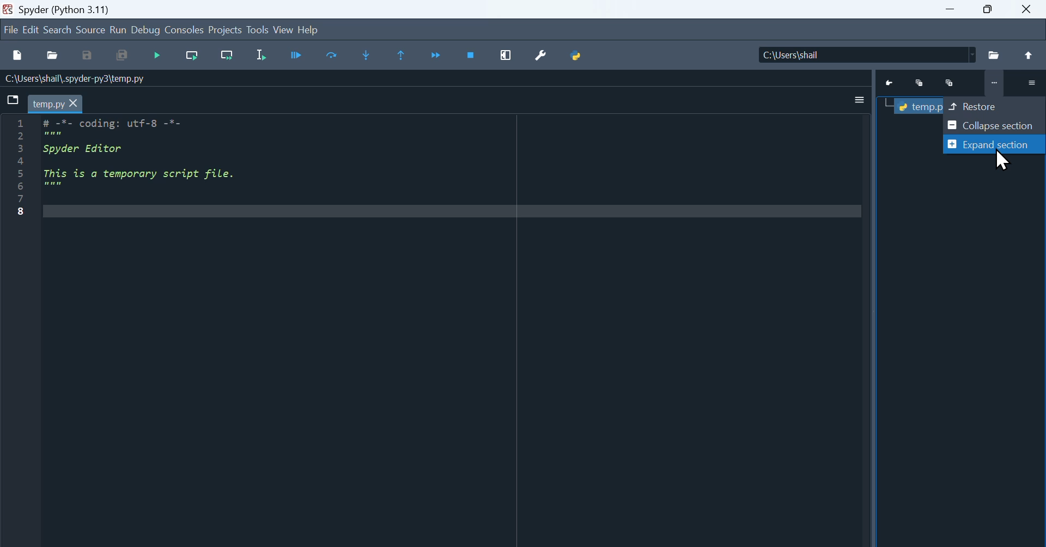 This screenshot has width=1046, height=547. I want to click on cursor, so click(75, 104).